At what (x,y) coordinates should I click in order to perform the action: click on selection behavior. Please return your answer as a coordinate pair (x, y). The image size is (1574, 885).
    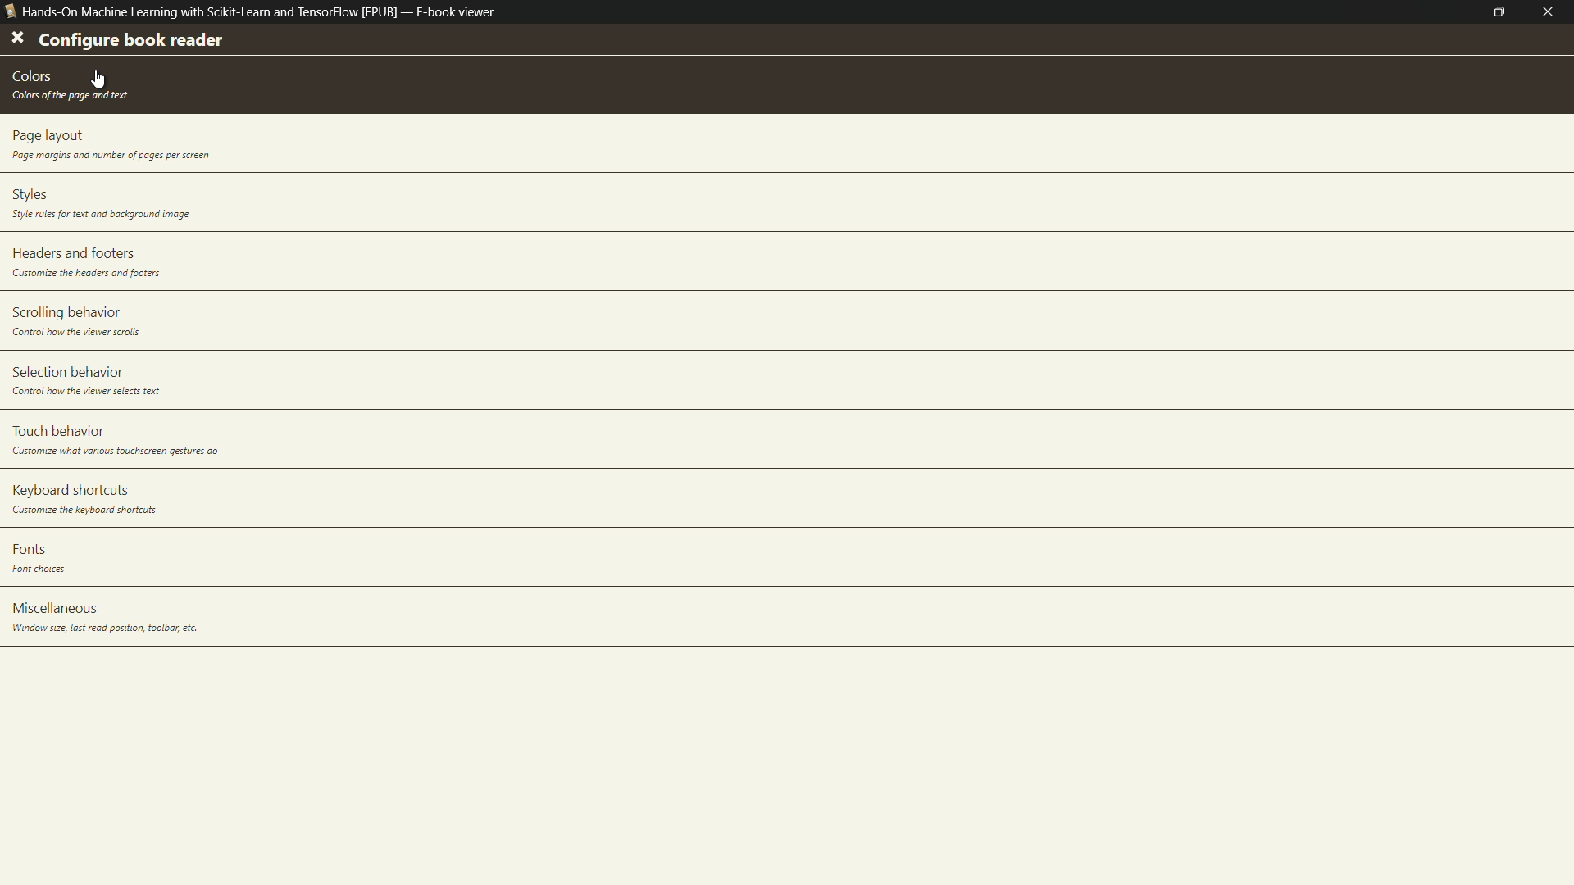
    Looking at the image, I should click on (67, 370).